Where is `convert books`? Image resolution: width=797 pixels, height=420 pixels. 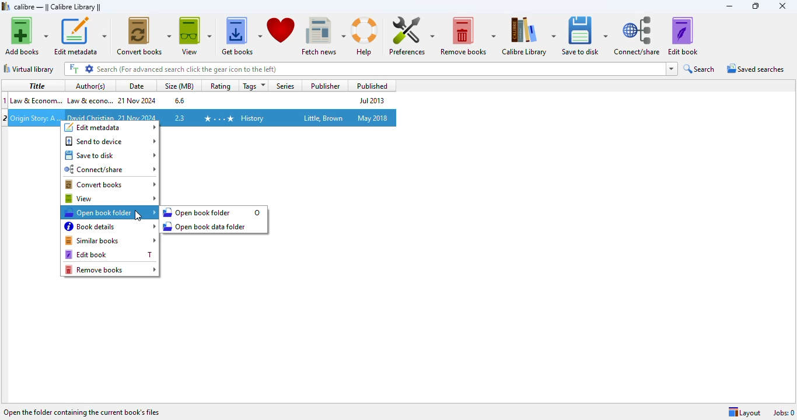 convert books is located at coordinates (144, 36).